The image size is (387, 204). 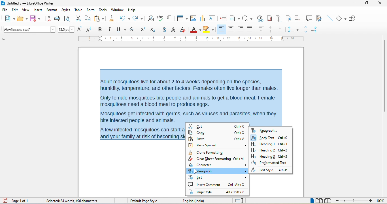 I want to click on styles, so click(x=66, y=10).